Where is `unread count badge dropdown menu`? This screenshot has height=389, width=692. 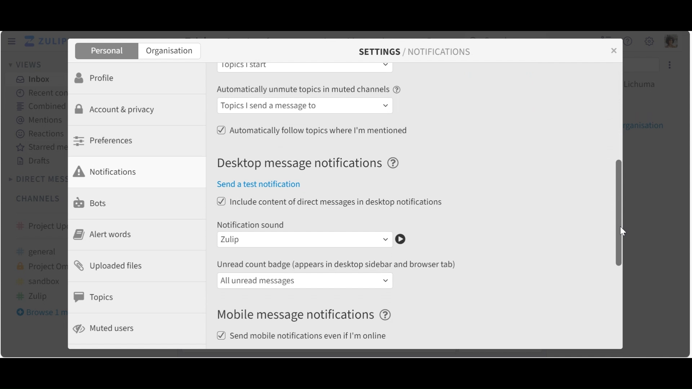
unread count badge dropdown menu is located at coordinates (305, 281).